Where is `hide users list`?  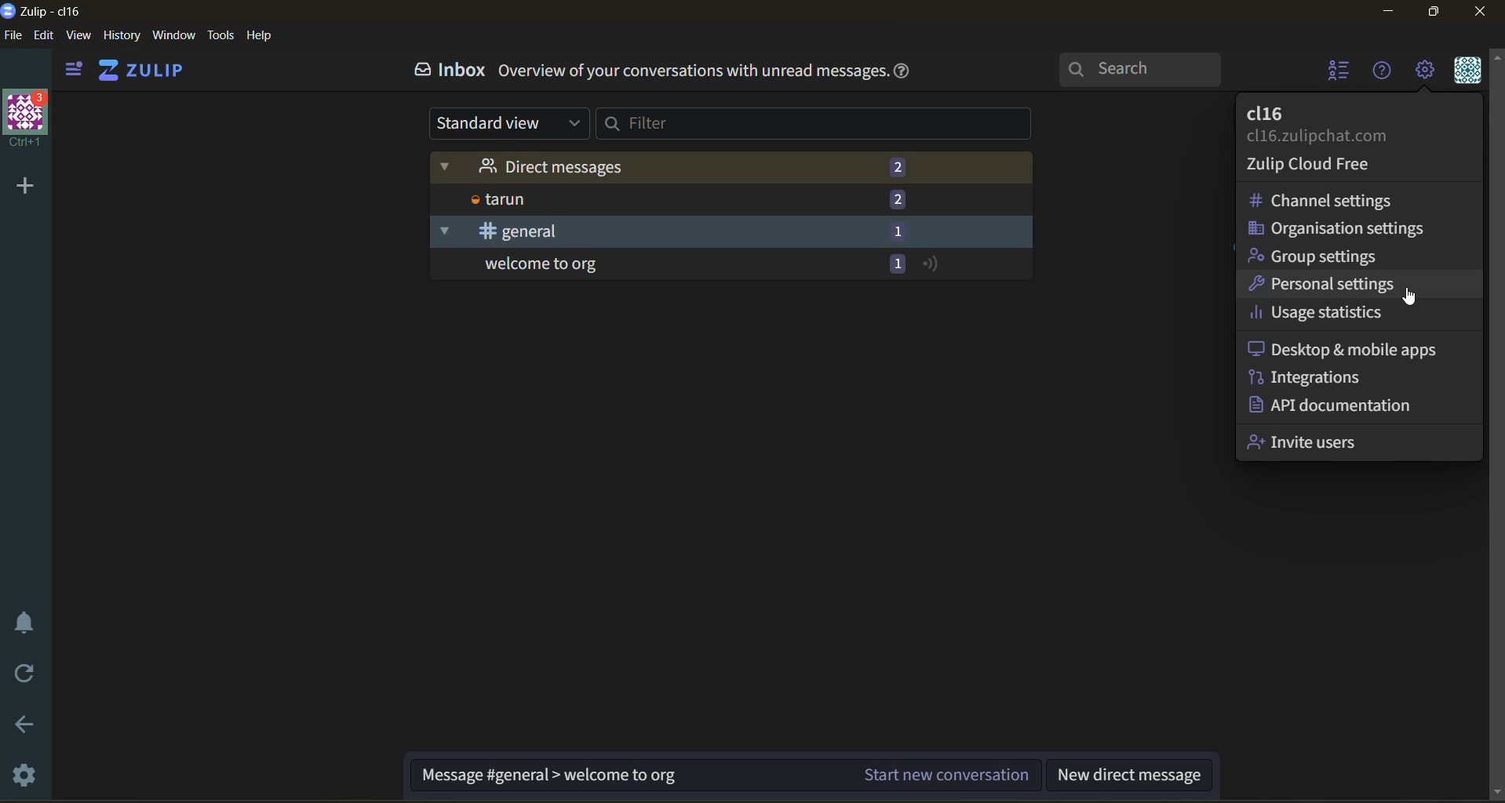 hide users list is located at coordinates (1339, 72).